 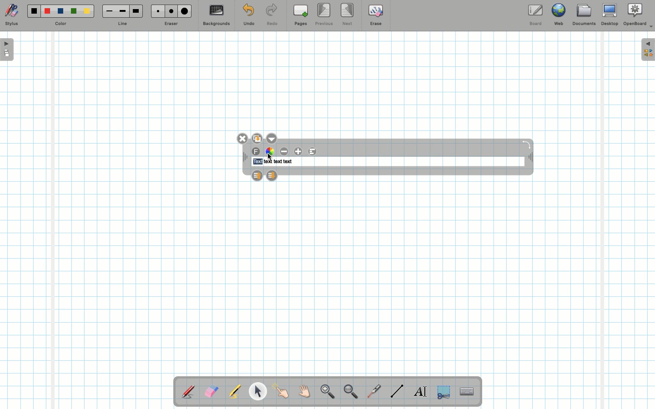 What do you see at coordinates (108, 11) in the screenshot?
I see `Small line` at bounding box center [108, 11].